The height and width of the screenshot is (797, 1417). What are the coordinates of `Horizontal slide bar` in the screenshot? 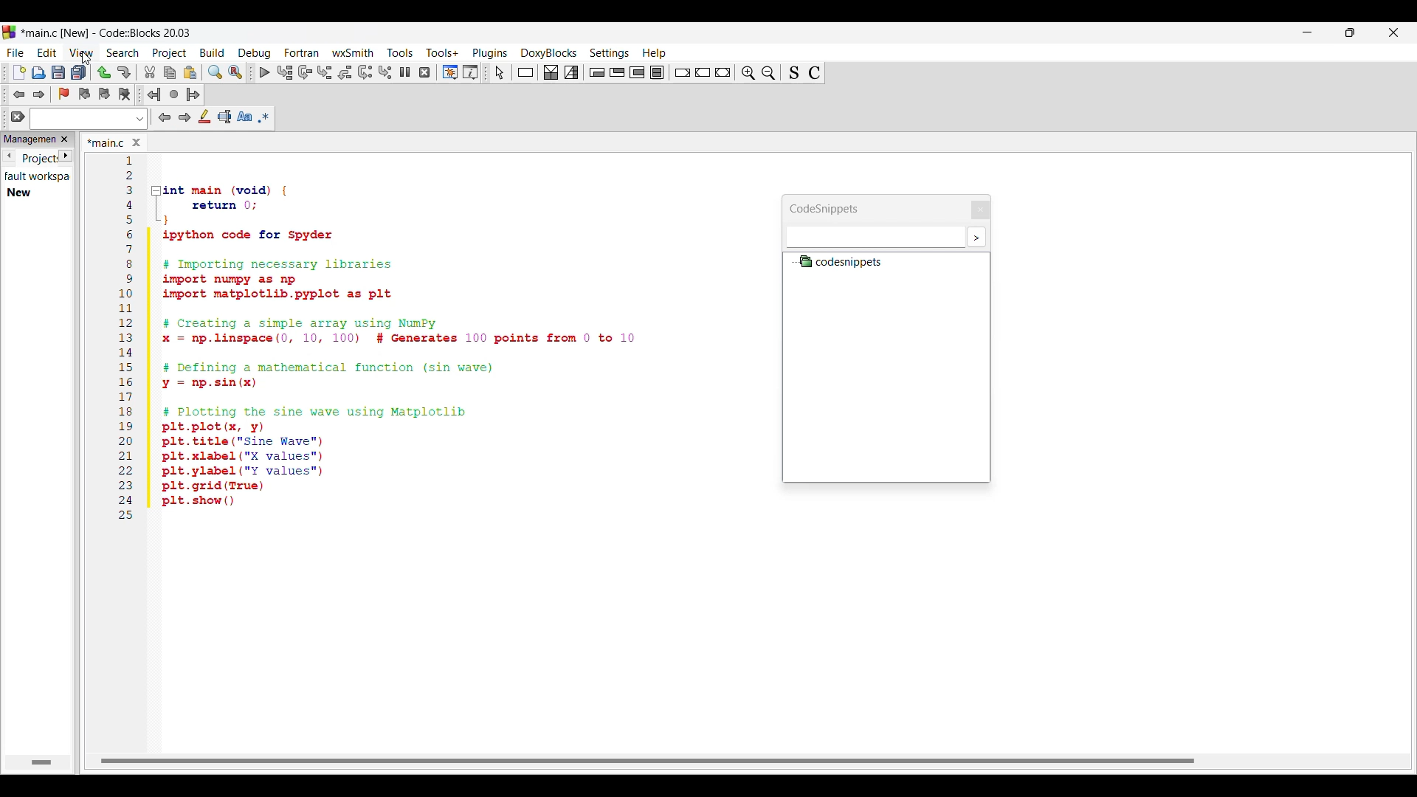 It's located at (652, 761).